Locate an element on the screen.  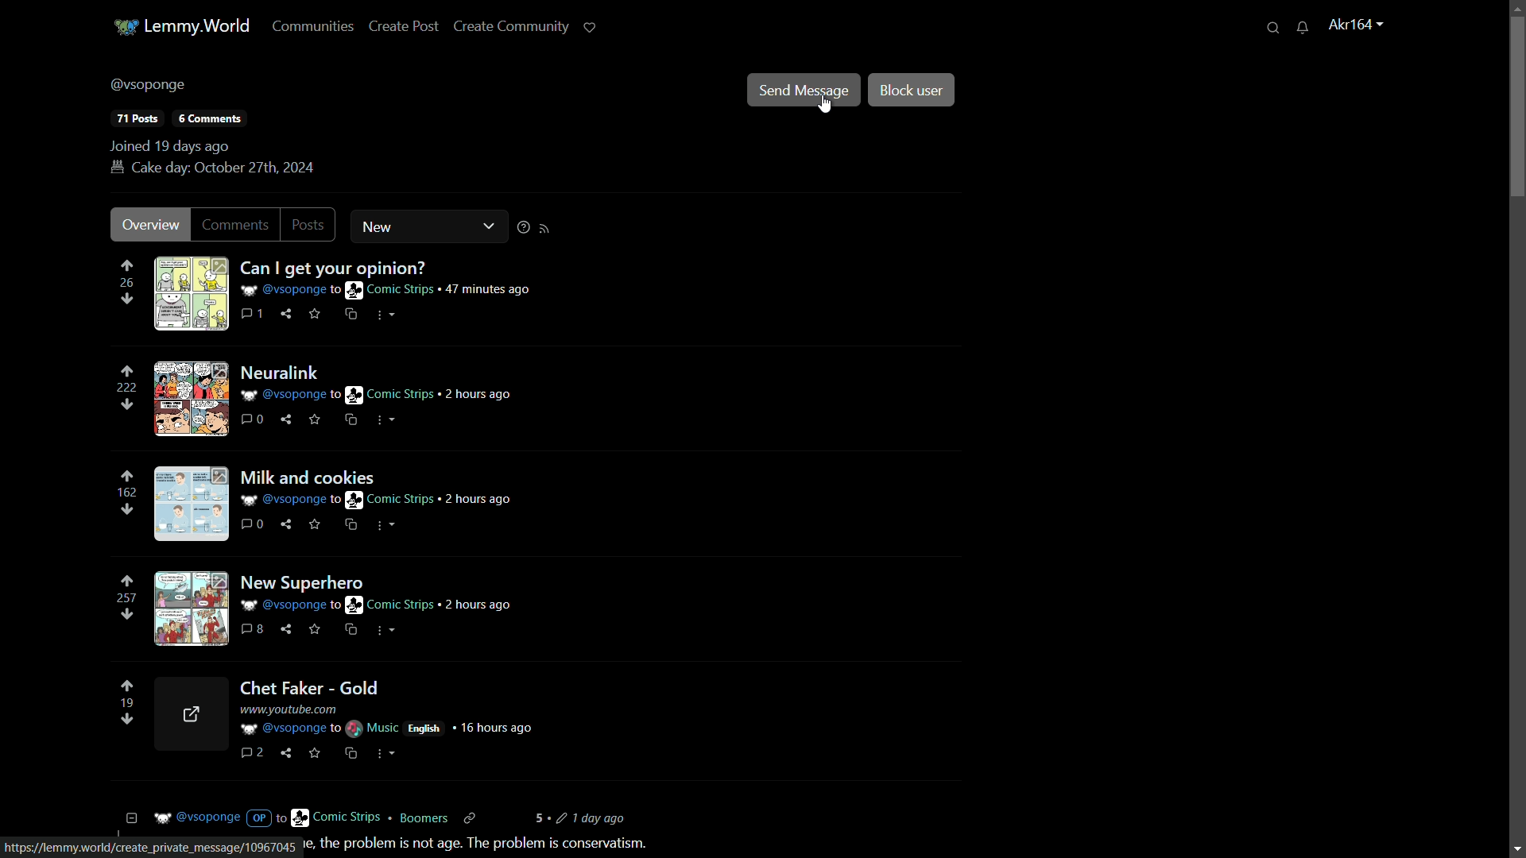
vertical scroll bar is located at coordinates (1511, 138).